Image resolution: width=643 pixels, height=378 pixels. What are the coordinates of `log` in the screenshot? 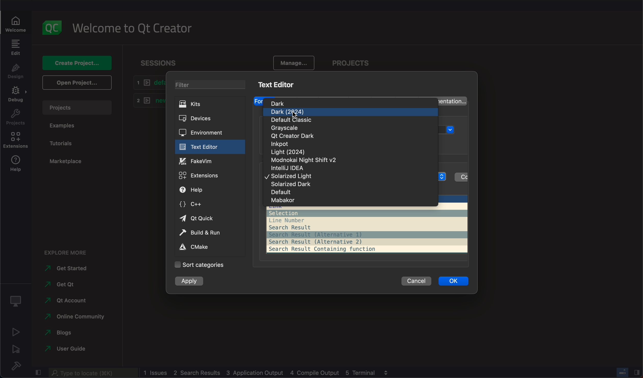 It's located at (261, 372).